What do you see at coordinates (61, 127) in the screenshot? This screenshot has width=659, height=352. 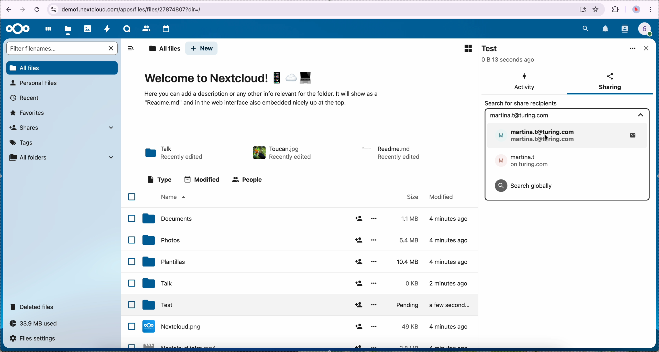 I see `shares` at bounding box center [61, 127].